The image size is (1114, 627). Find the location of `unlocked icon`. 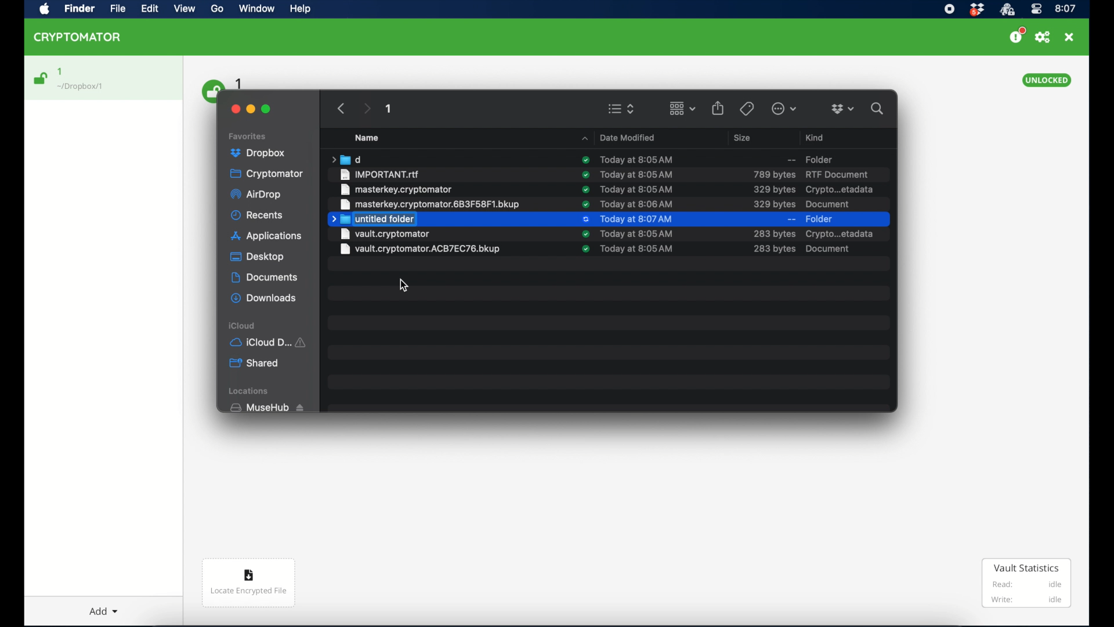

unlocked icon is located at coordinates (41, 78).